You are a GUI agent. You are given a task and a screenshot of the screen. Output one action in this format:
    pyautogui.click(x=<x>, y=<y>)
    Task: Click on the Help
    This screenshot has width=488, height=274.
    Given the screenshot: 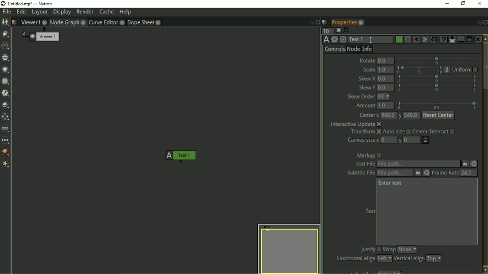 What is the action you would take?
    pyautogui.click(x=125, y=12)
    